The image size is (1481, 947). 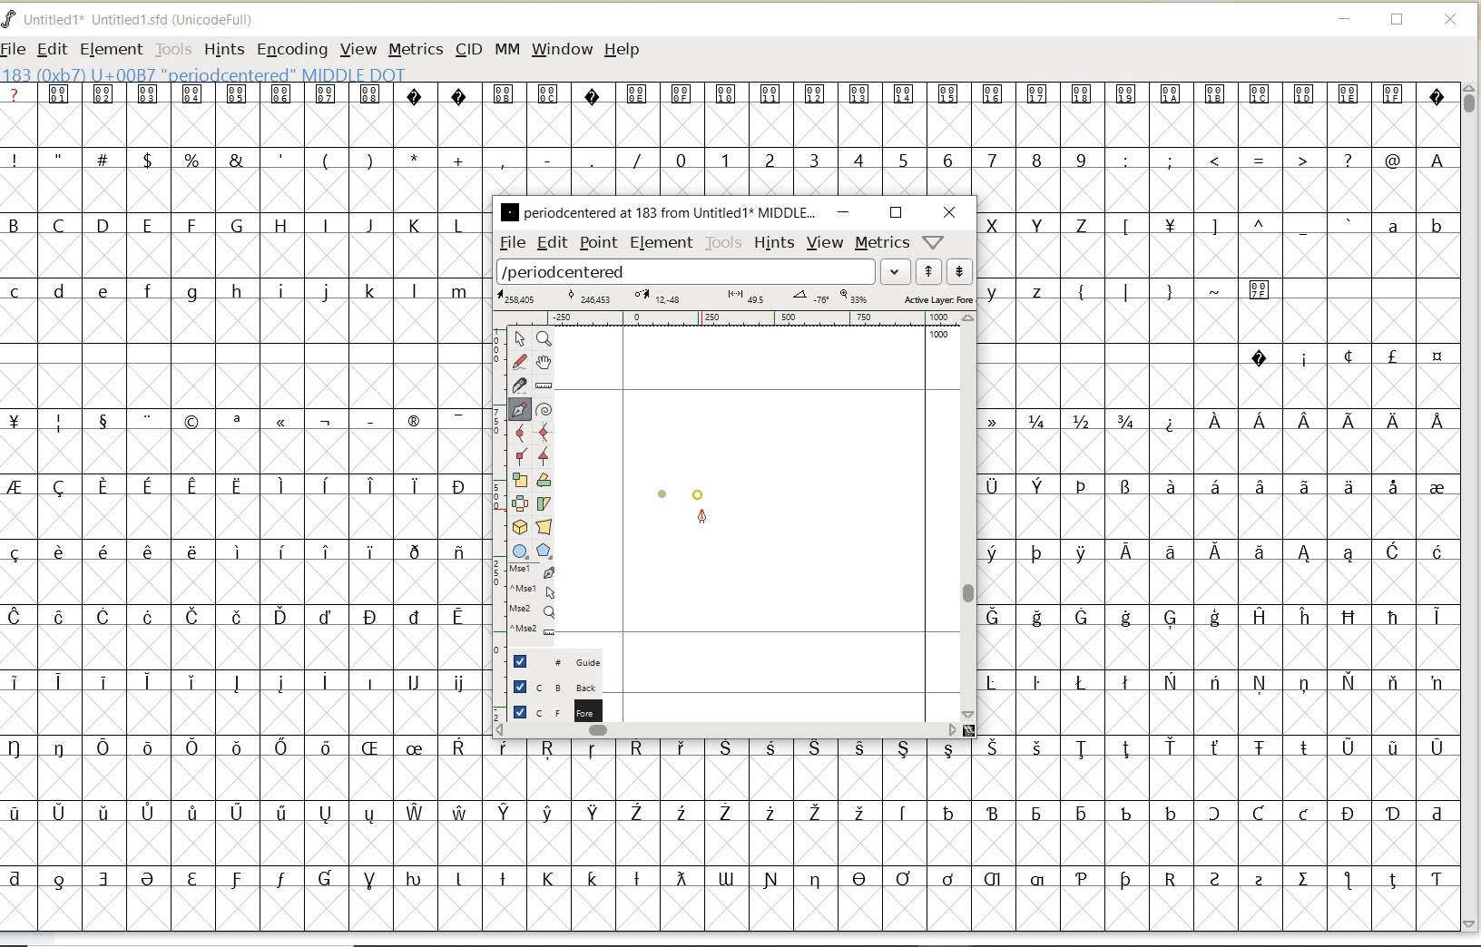 I want to click on Magnify, so click(x=544, y=339).